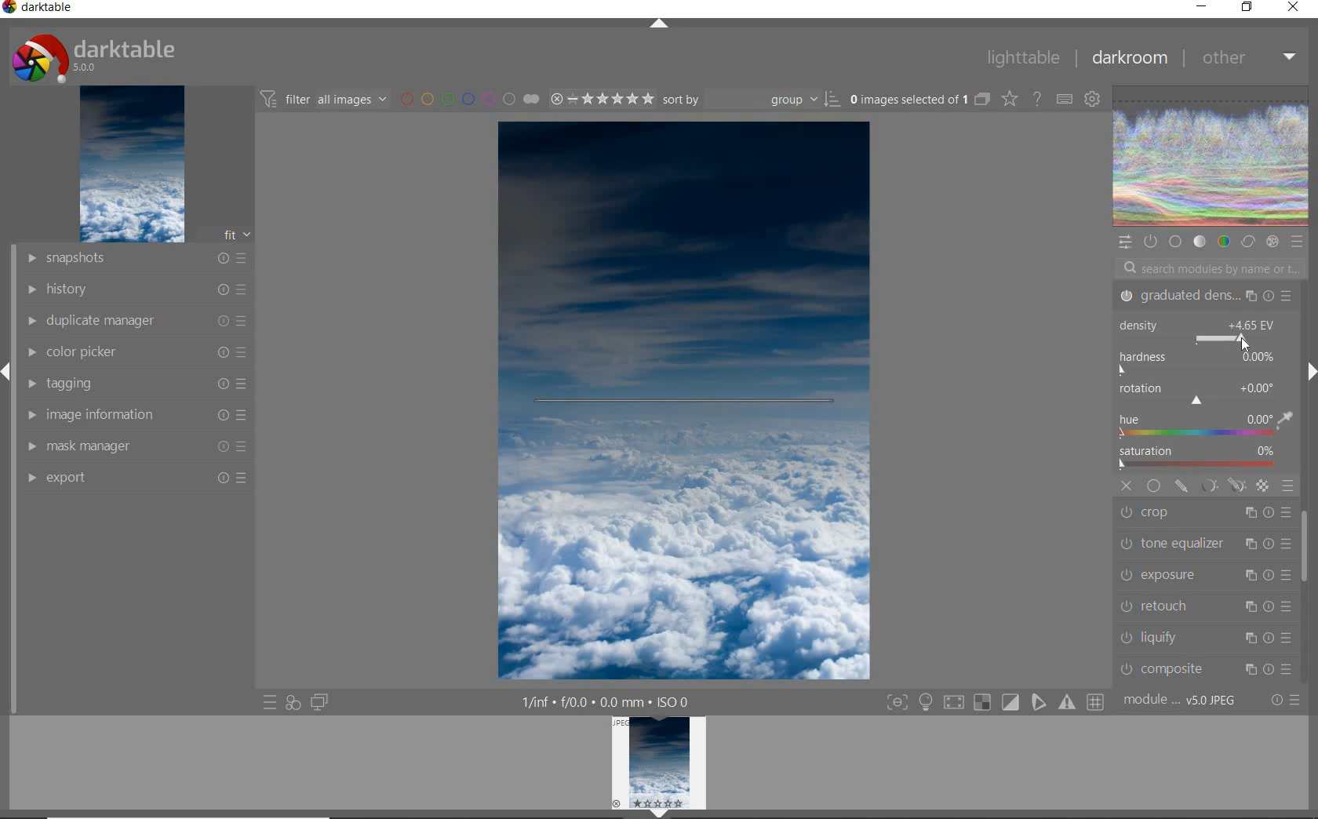 The image size is (1318, 819). What do you see at coordinates (139, 446) in the screenshot?
I see `MASK MANAGER` at bounding box center [139, 446].